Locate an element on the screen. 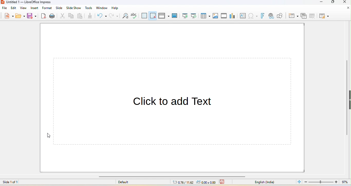 The image size is (351, 186). close is located at coordinates (348, 8).